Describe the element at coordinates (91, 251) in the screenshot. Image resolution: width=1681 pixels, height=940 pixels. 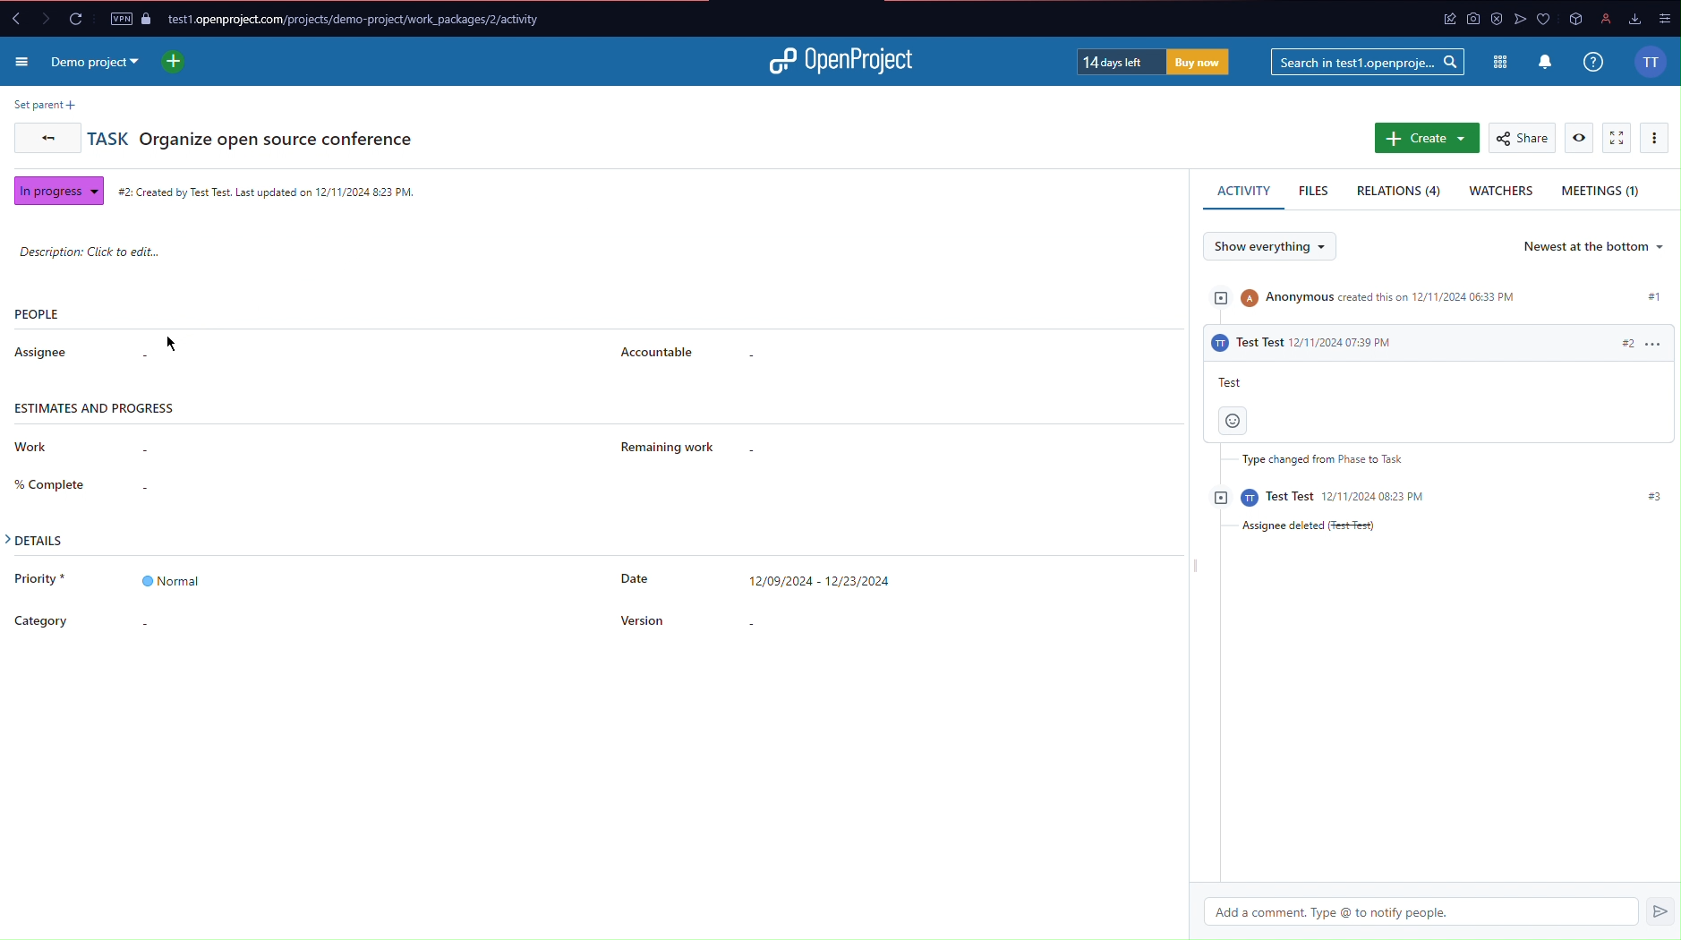
I see `Description` at that location.